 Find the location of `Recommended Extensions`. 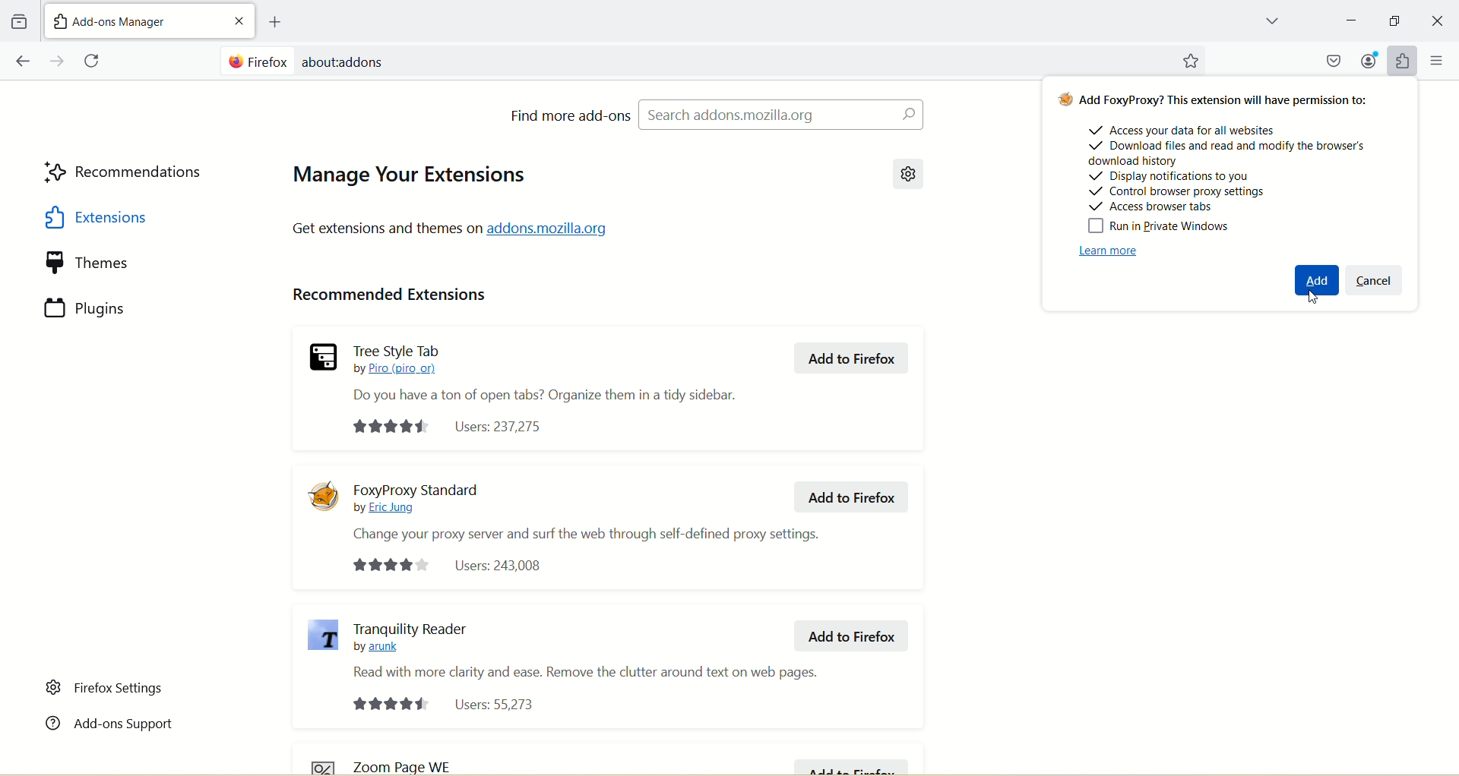

Recommended Extensions is located at coordinates (391, 297).